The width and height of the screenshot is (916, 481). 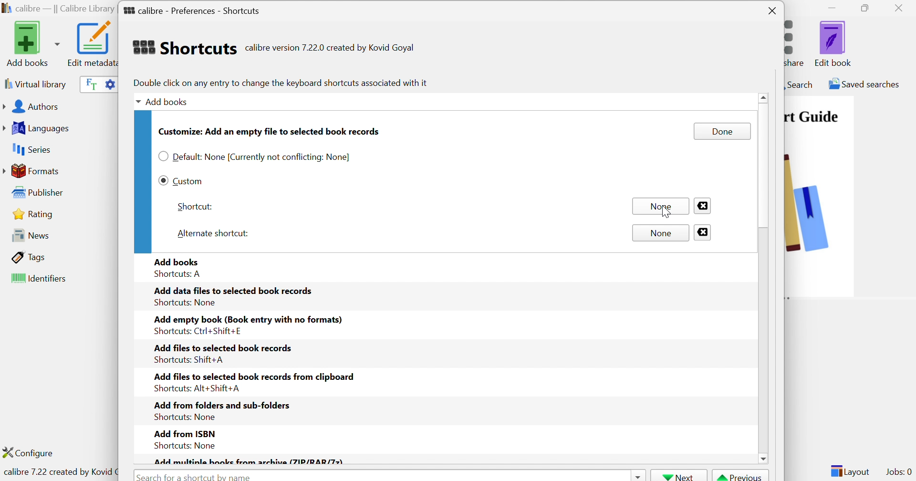 I want to click on Configure, so click(x=32, y=452).